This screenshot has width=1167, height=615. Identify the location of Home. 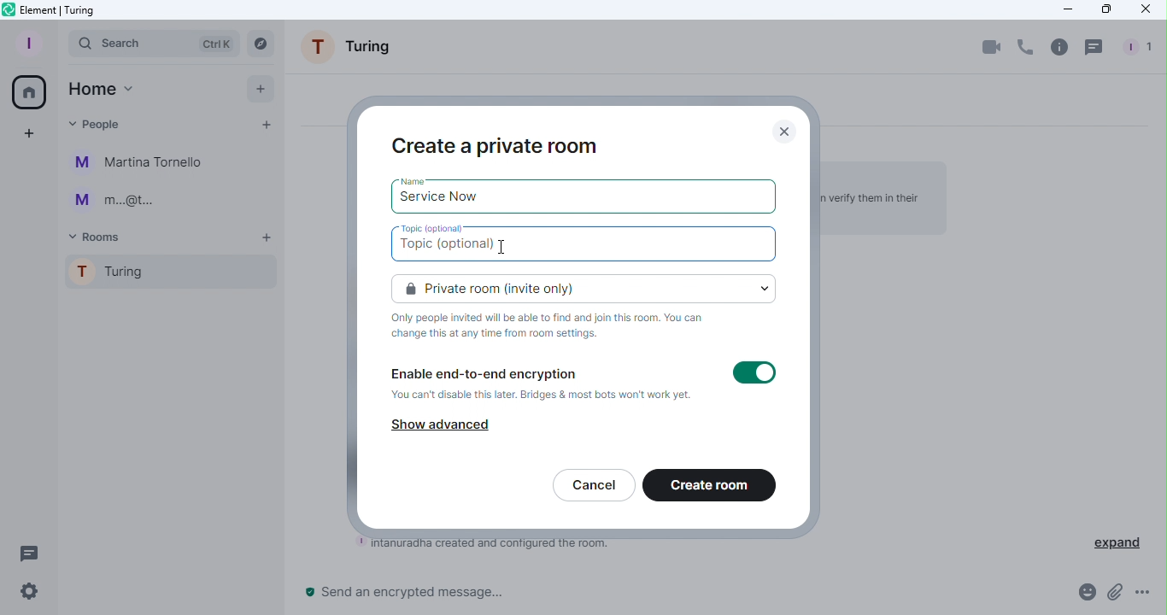
(101, 89).